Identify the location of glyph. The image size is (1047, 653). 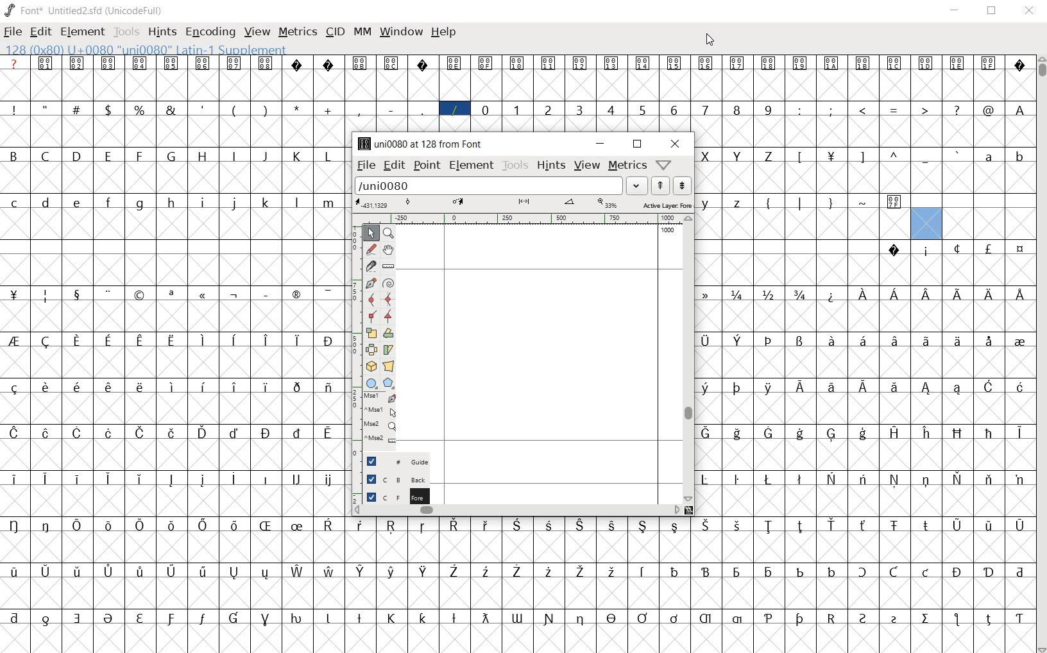
(674, 618).